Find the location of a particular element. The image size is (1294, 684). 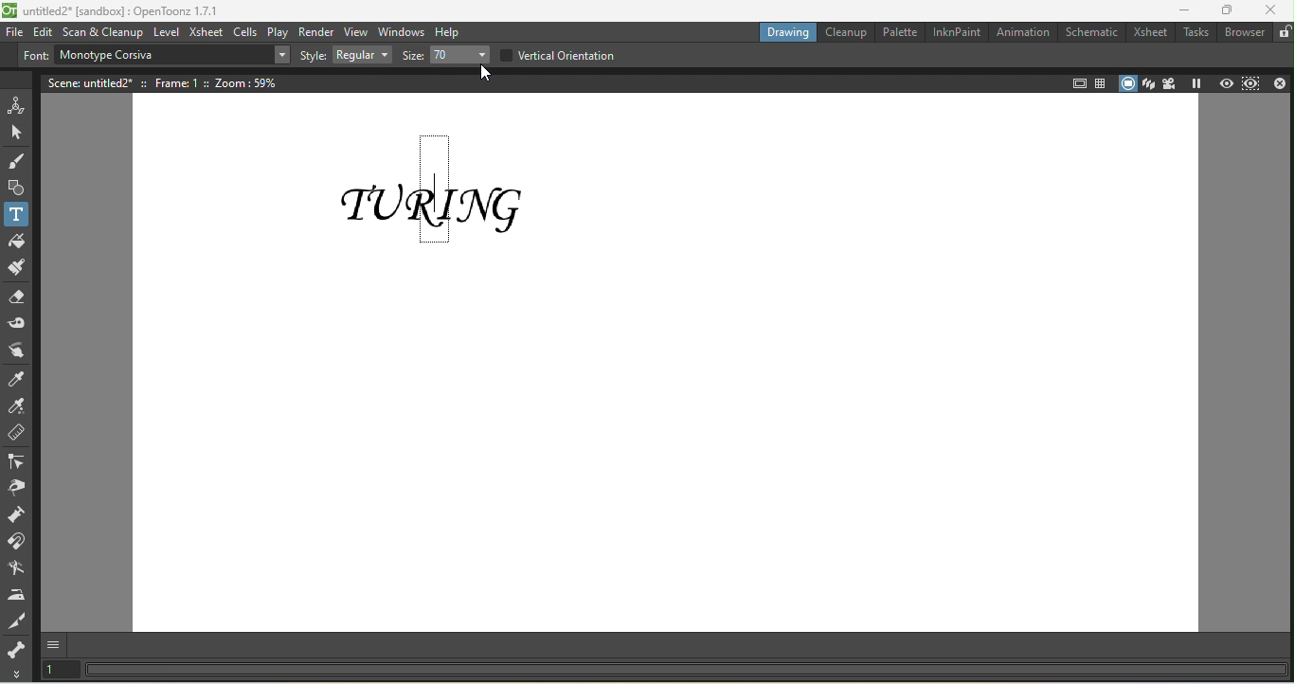

Field guide is located at coordinates (1102, 82).